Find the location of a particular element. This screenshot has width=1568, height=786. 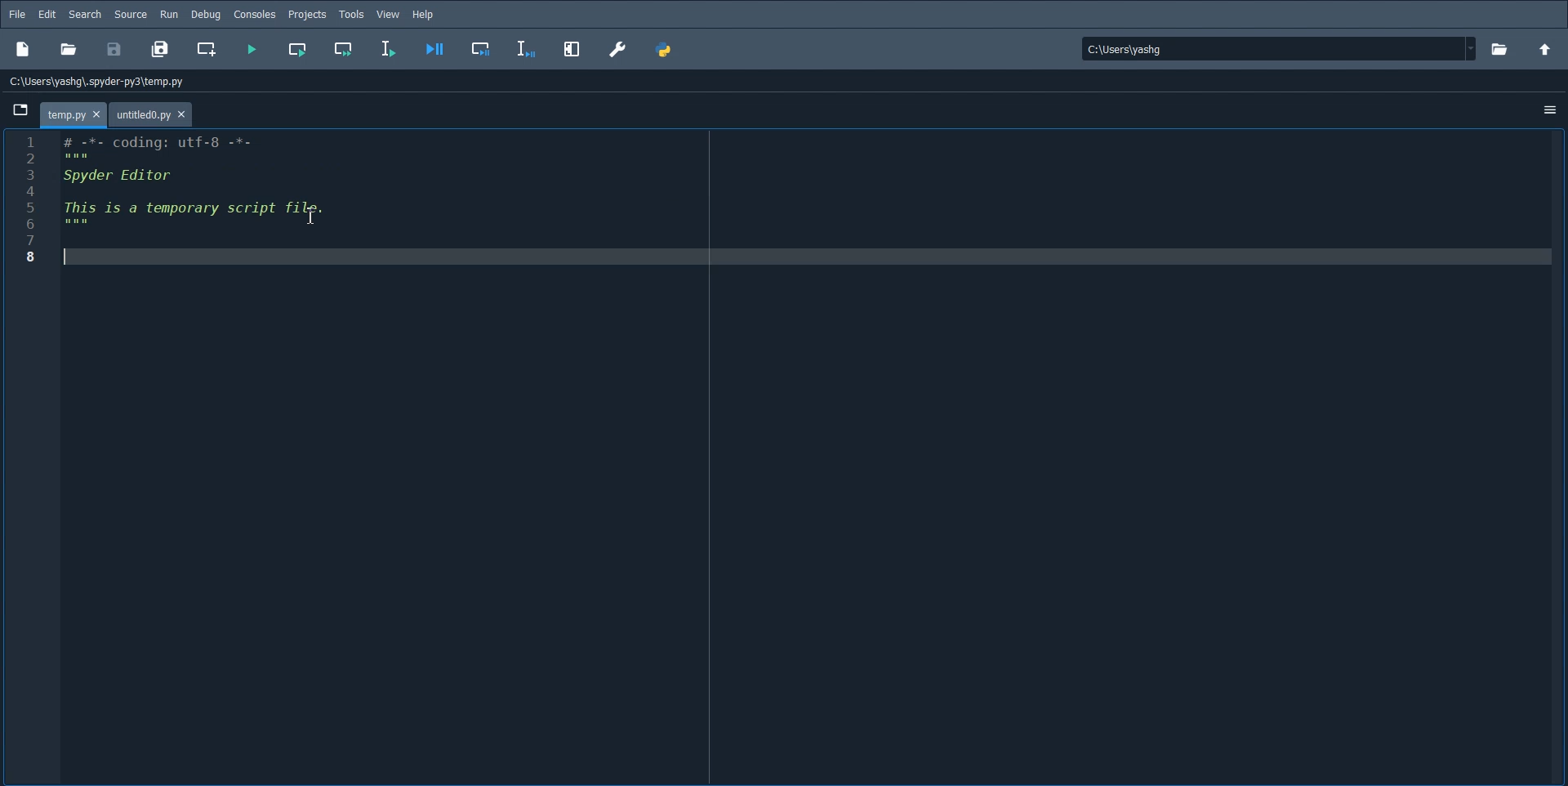

Preferences is located at coordinates (619, 50).